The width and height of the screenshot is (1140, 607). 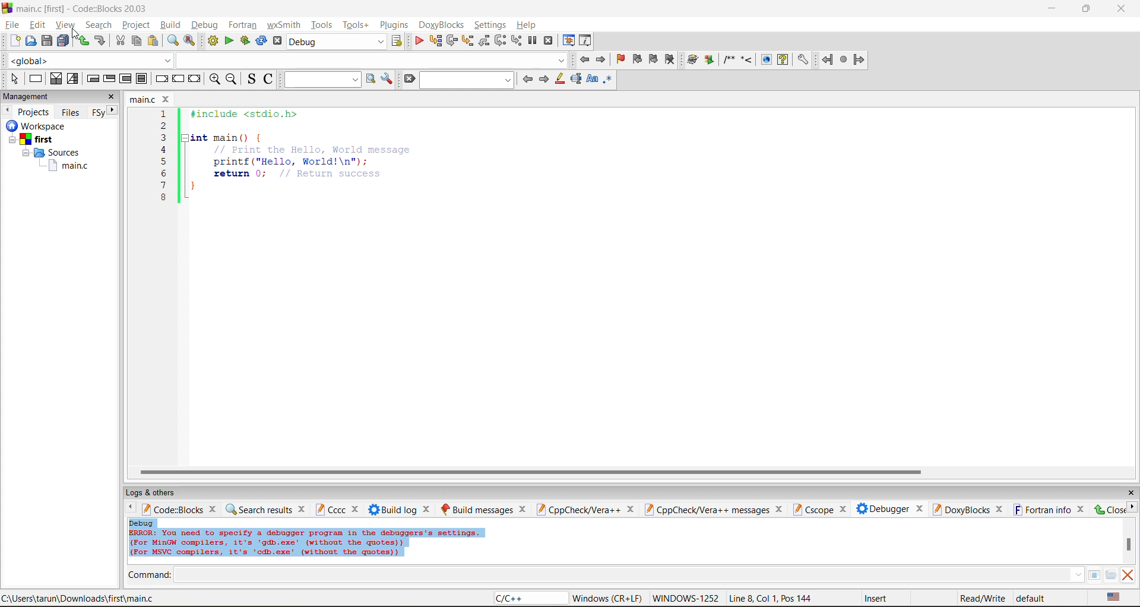 What do you see at coordinates (78, 597) in the screenshot?
I see `C:\Users\tarun\Downloads\first\main.c` at bounding box center [78, 597].